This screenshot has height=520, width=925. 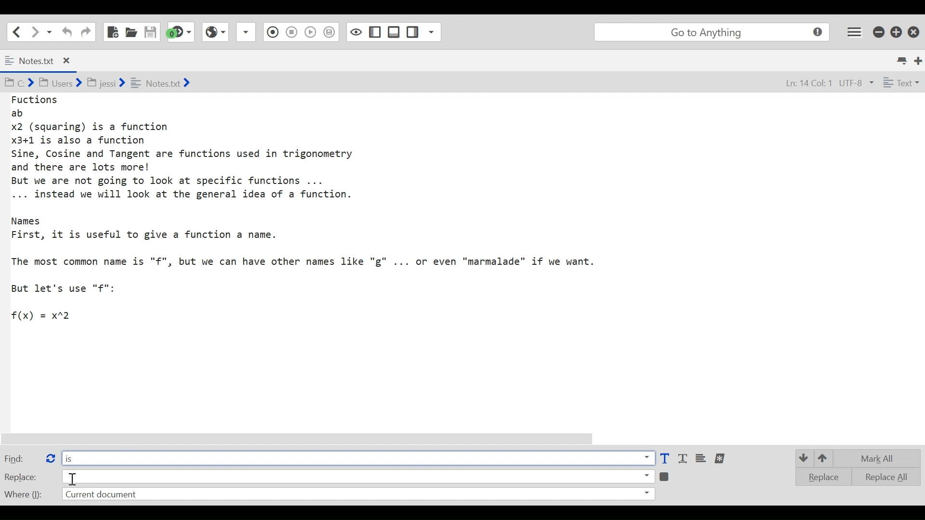 I want to click on Save File, so click(x=151, y=32).